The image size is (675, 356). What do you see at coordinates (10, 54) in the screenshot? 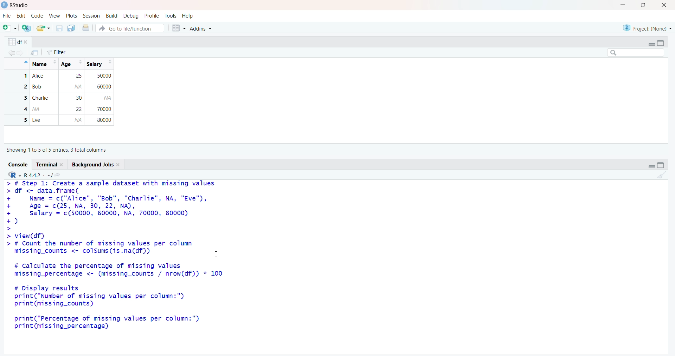
I see `Go back to the previous source location (Ctrl + F9)` at bounding box center [10, 54].